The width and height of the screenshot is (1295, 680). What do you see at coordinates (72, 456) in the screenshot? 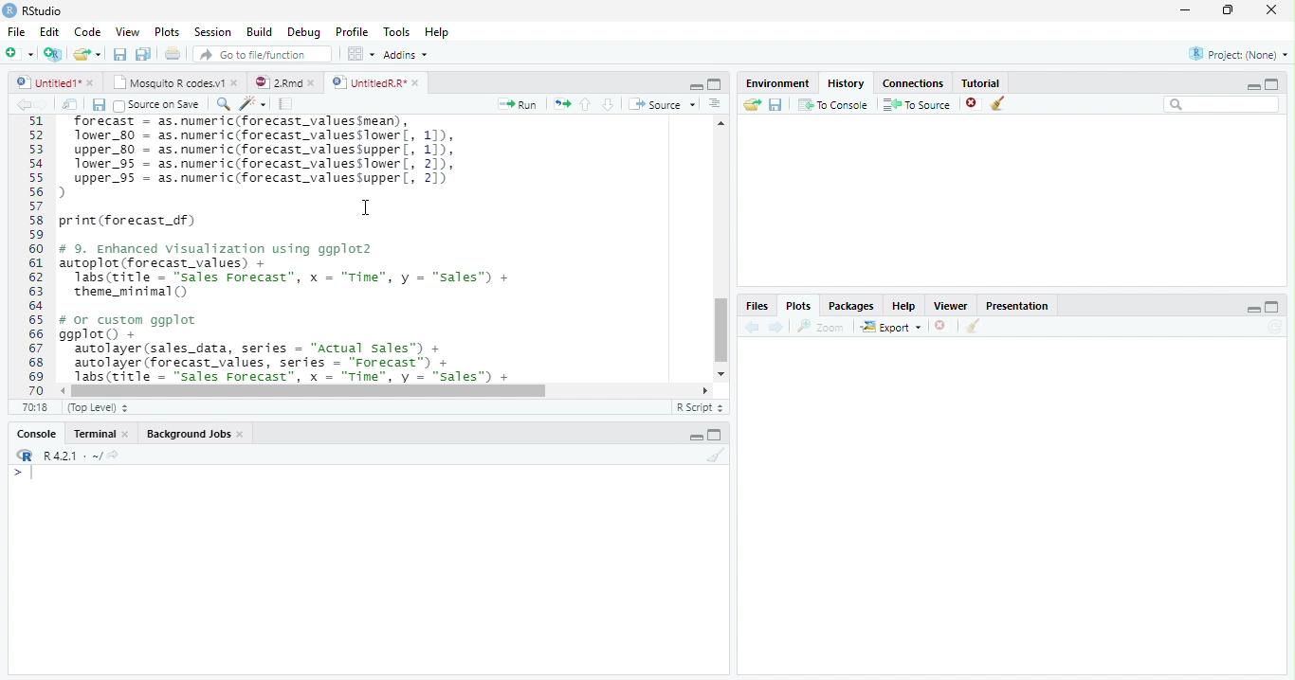
I see `R 4.2.1 . ~ /` at bounding box center [72, 456].